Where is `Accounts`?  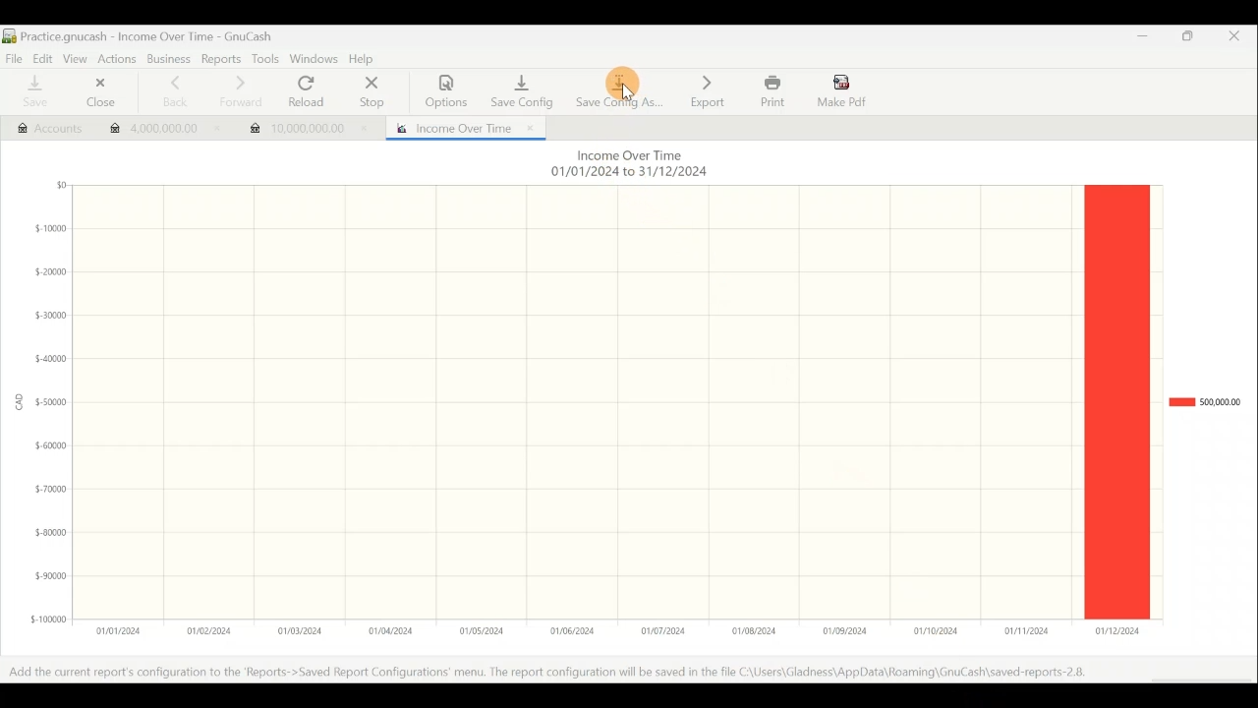
Accounts is located at coordinates (40, 126).